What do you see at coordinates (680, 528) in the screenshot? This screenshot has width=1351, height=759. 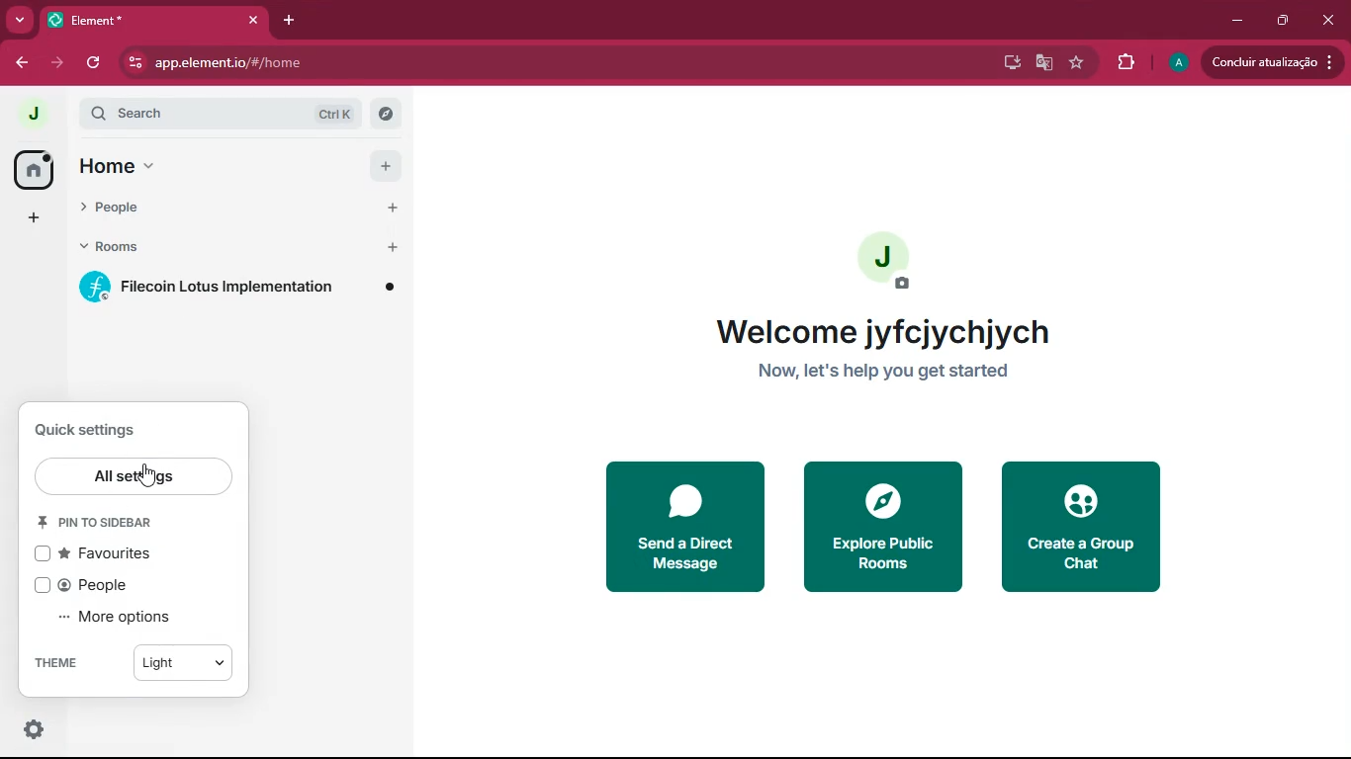 I see `send a direct message` at bounding box center [680, 528].